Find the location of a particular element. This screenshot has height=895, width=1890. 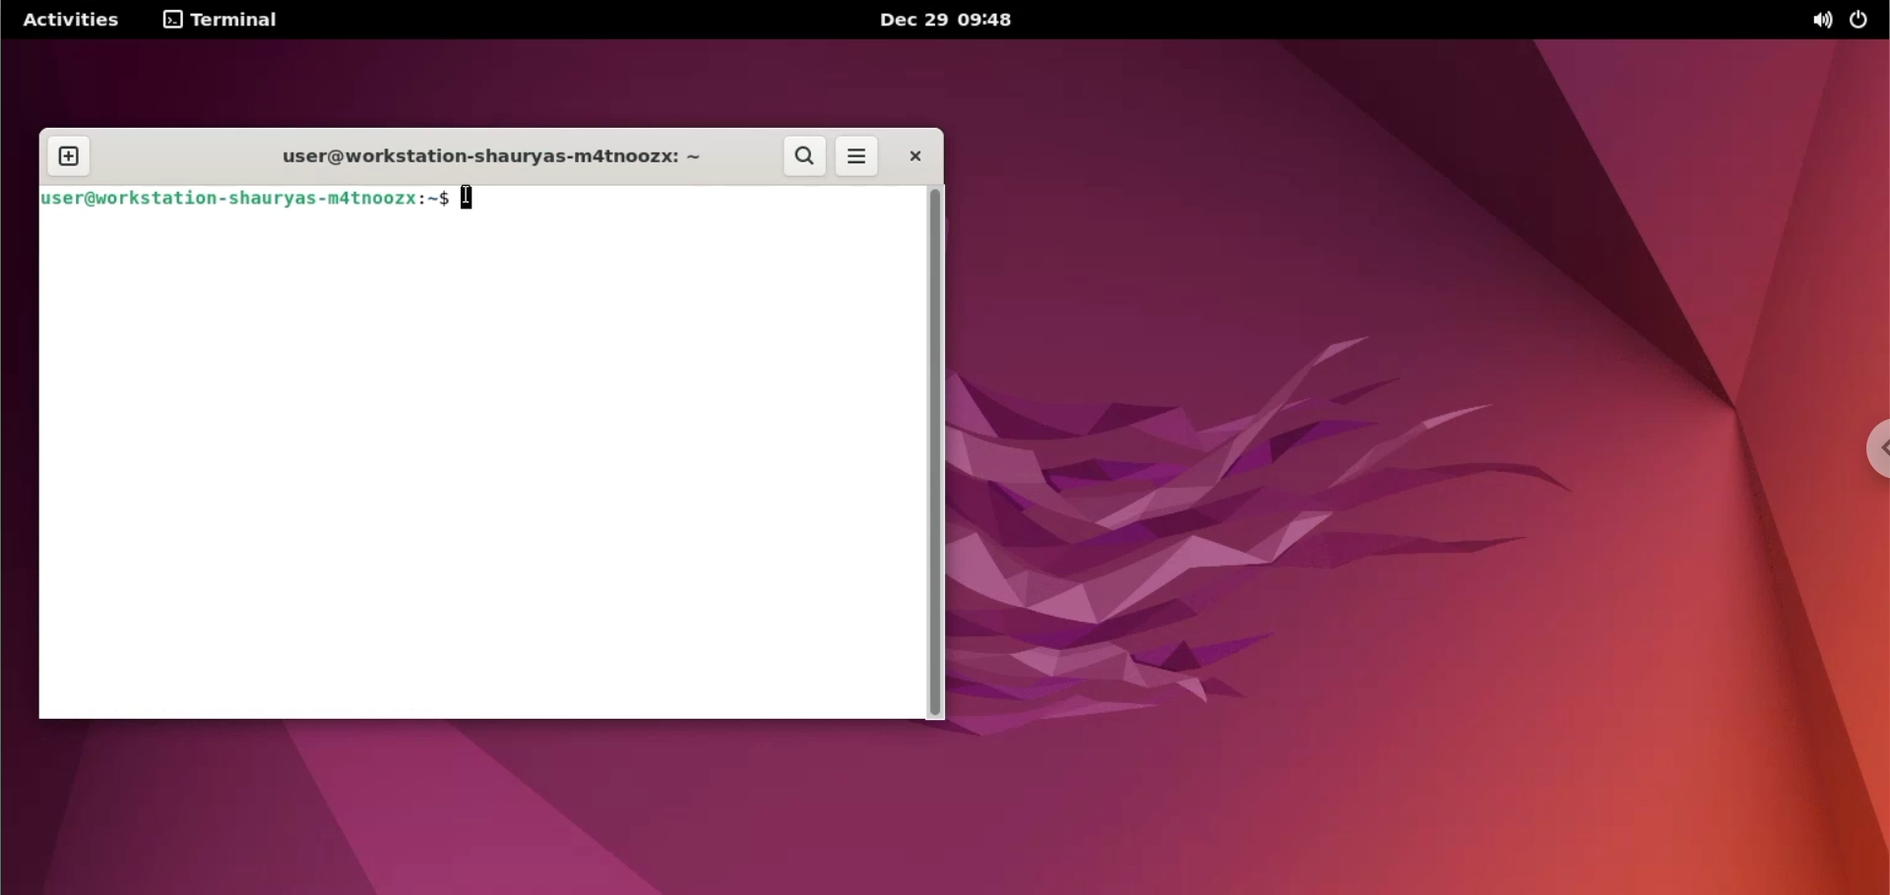

more options is located at coordinates (858, 155).